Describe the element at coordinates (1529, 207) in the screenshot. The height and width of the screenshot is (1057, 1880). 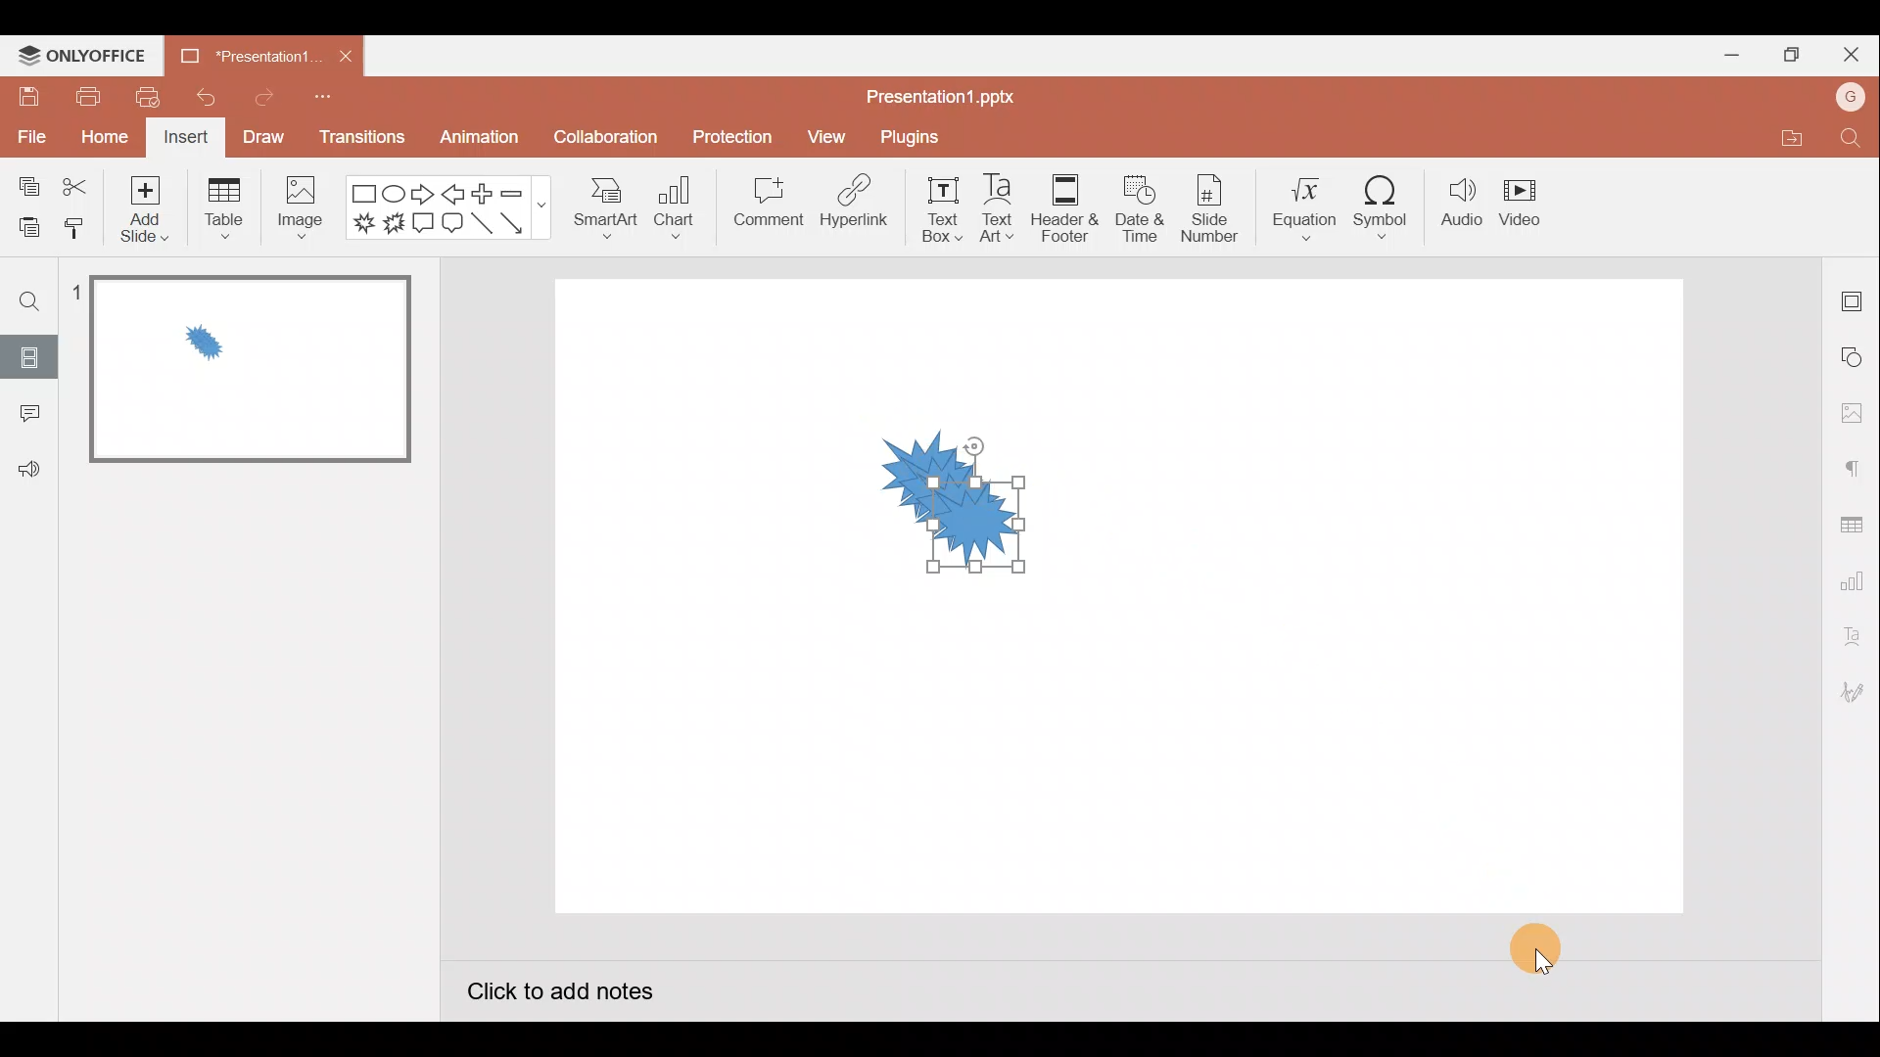
I see `Video` at that location.